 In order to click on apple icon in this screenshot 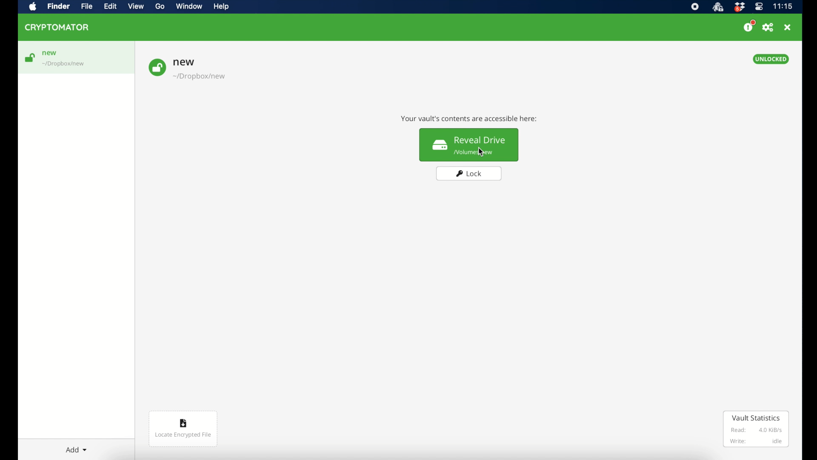, I will do `click(33, 7)`.